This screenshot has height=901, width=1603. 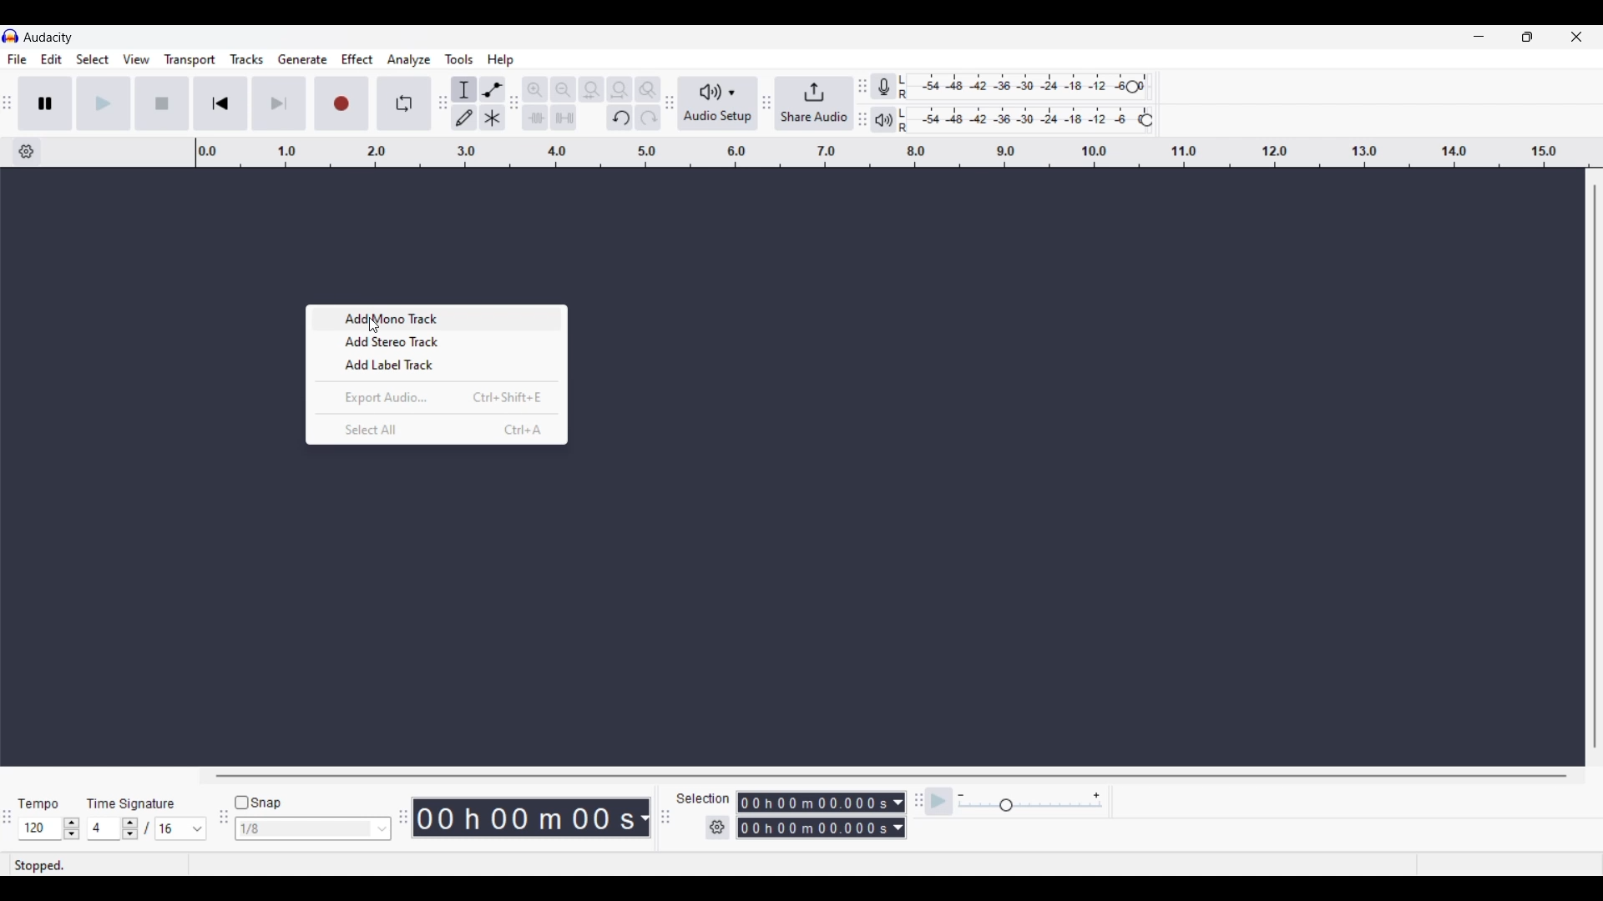 I want to click on Selection settings, so click(x=718, y=828).